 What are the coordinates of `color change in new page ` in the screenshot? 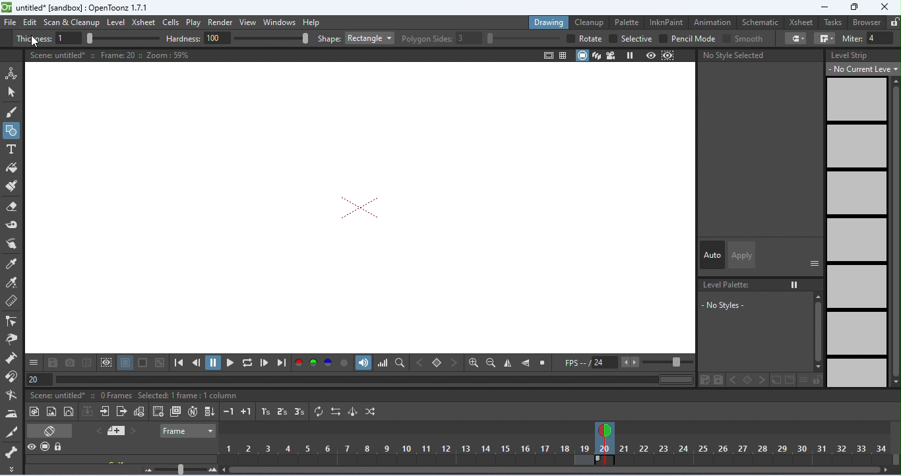 It's located at (789, 380).